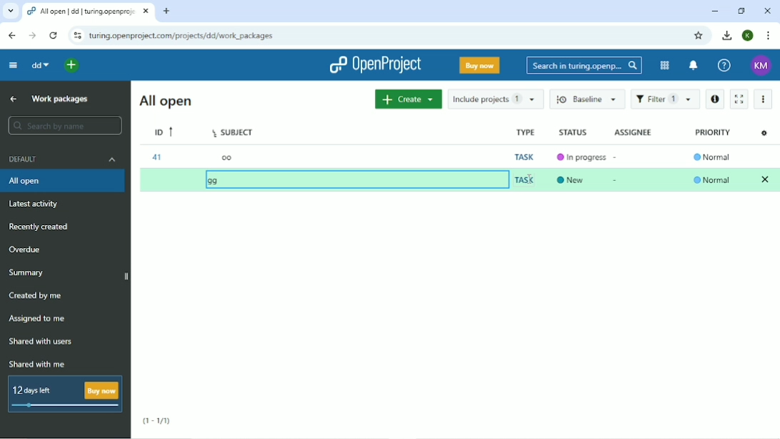  I want to click on Close, so click(767, 10).